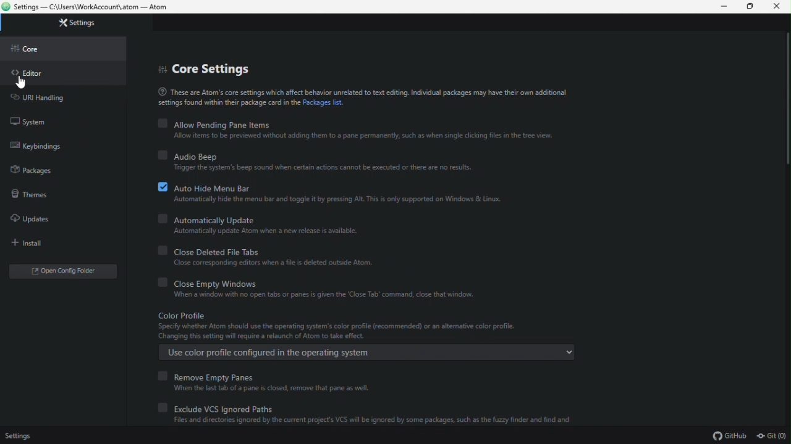 Image resolution: width=791 pixels, height=444 pixels. I want to click on Automatically hide the menu bar and toggle it by pressing Alt. This is only supported on Windows & Linux., so click(339, 200).